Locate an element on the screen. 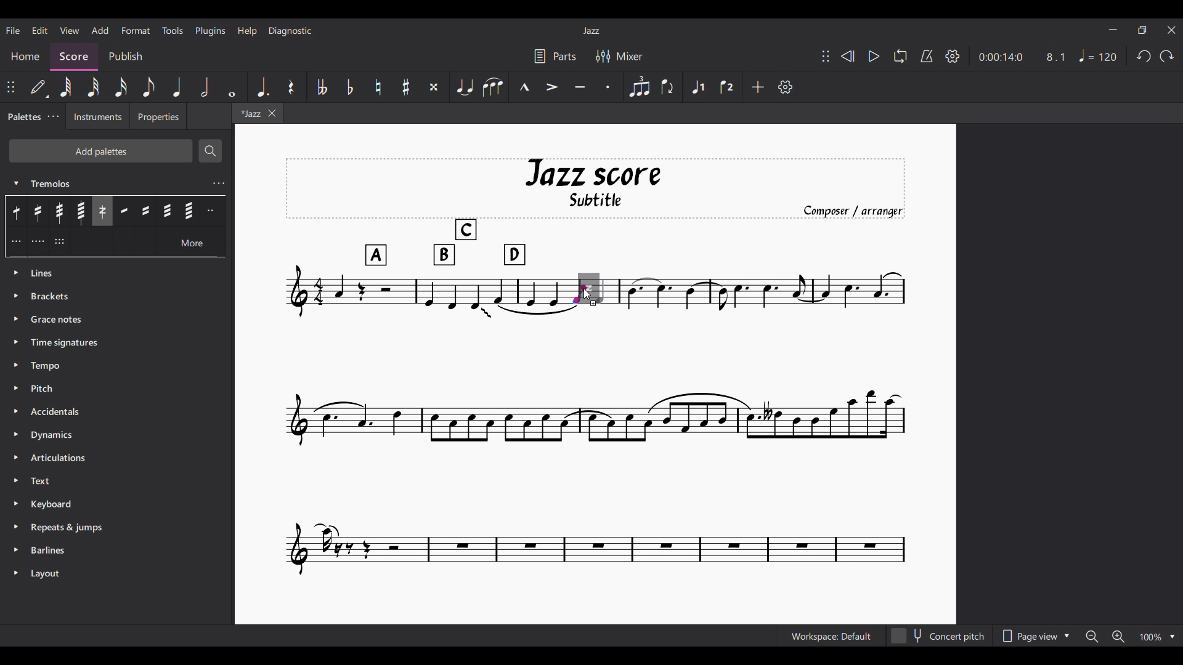 This screenshot has width=1183, height=665. Score is located at coordinates (74, 57).